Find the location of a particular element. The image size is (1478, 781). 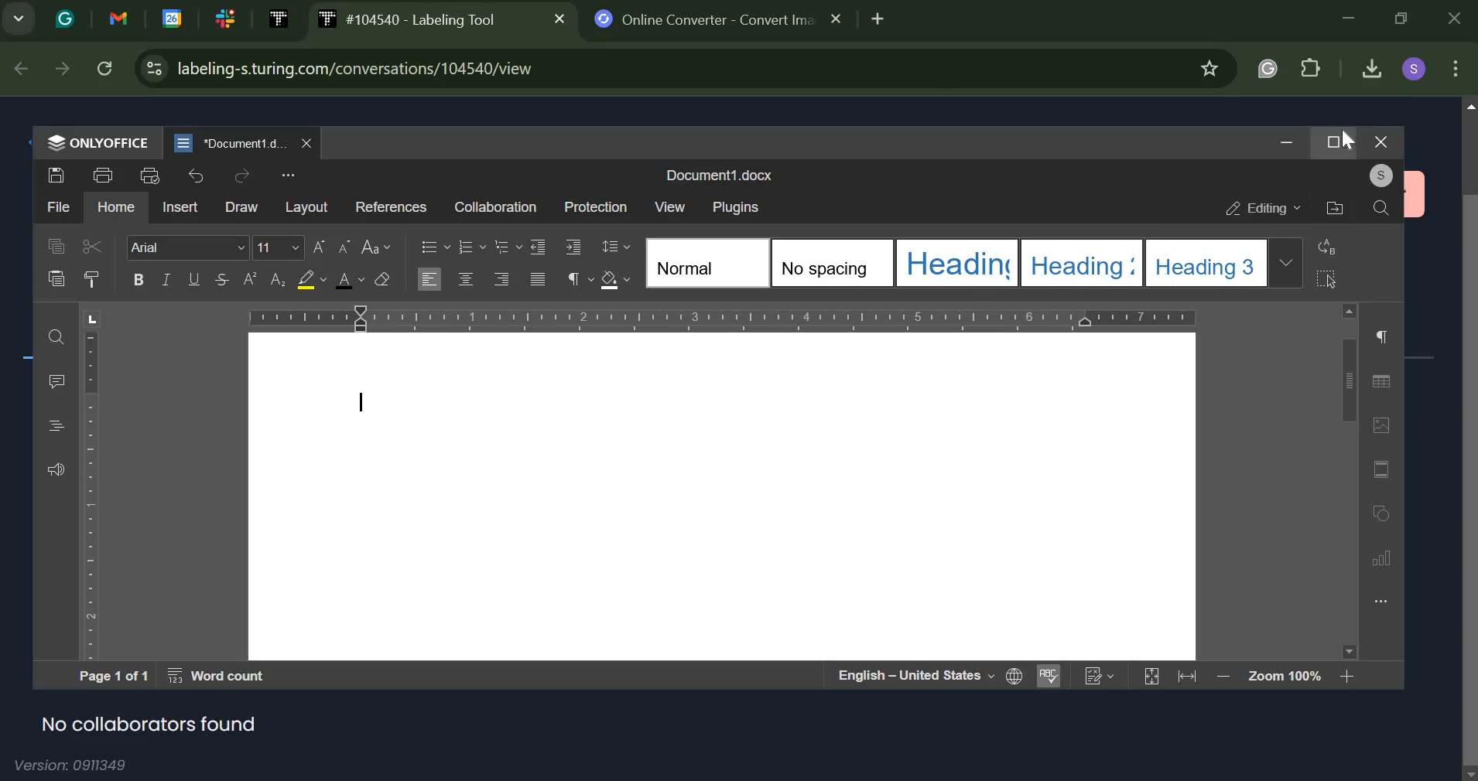

align left is located at coordinates (429, 278).